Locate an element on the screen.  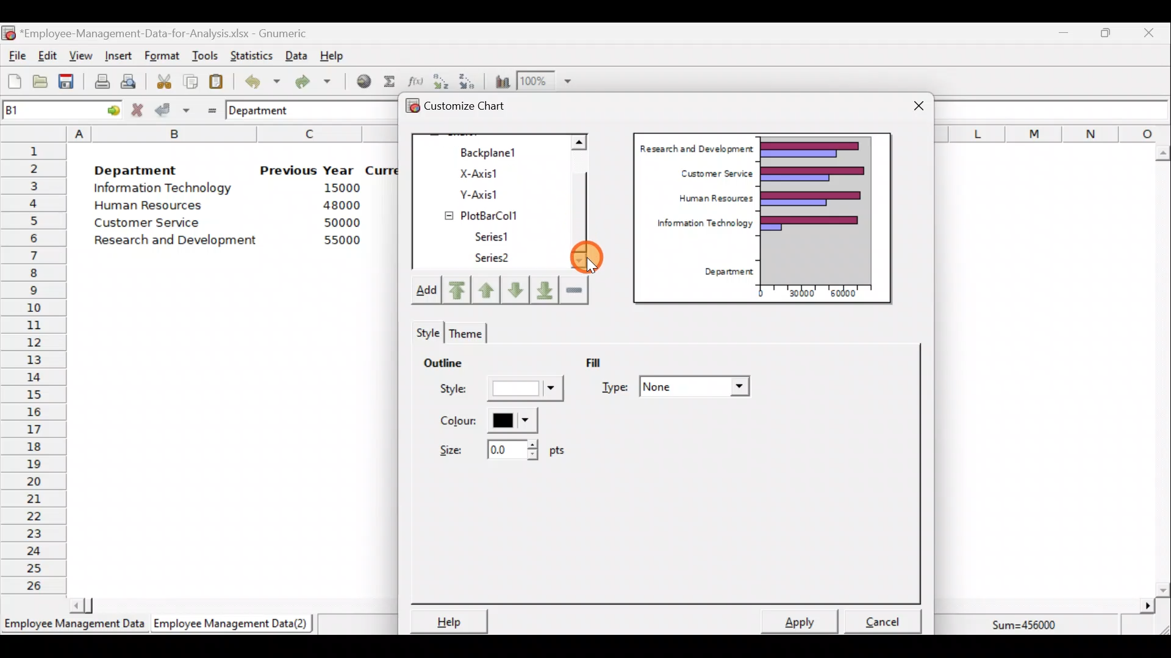
Close is located at coordinates (919, 107).